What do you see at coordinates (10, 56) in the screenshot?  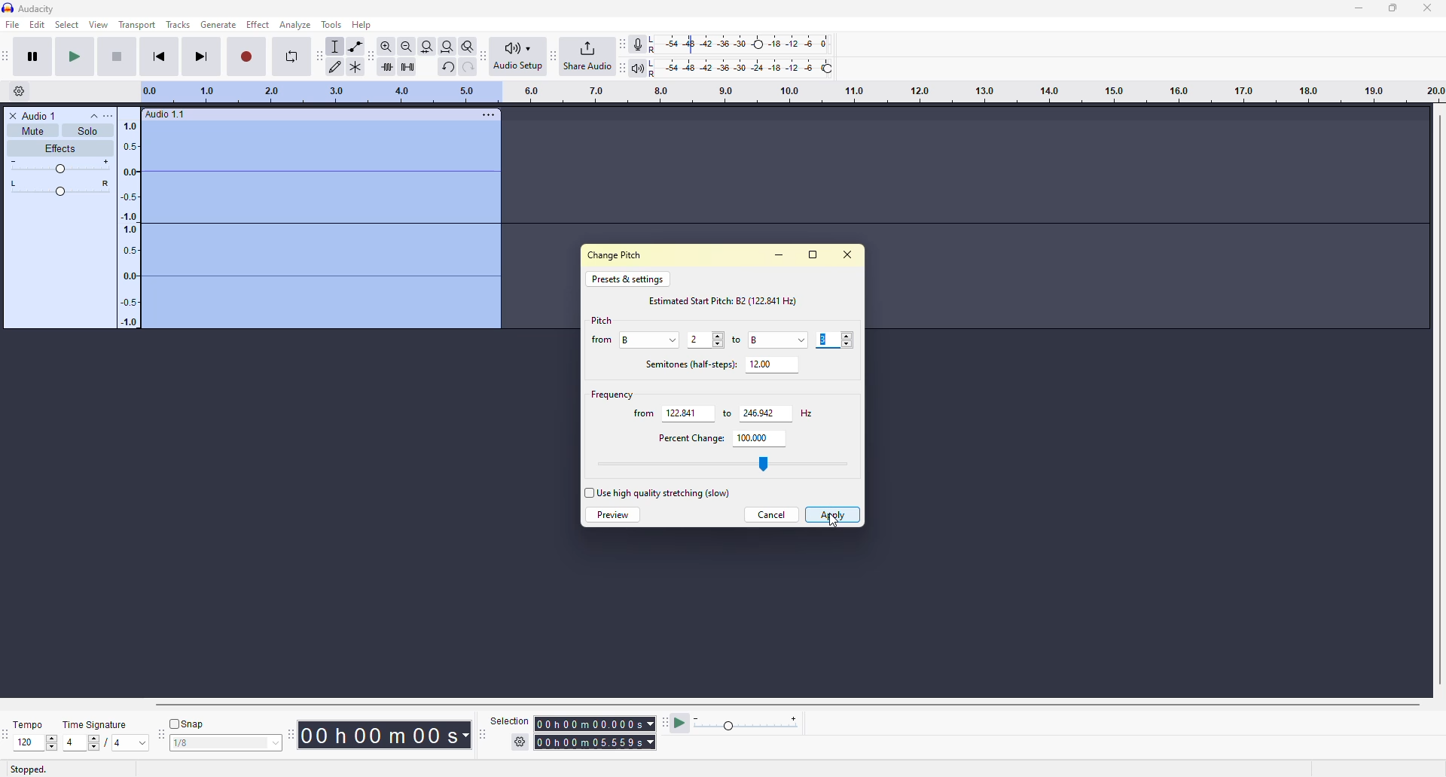 I see `transport toolbar` at bounding box center [10, 56].